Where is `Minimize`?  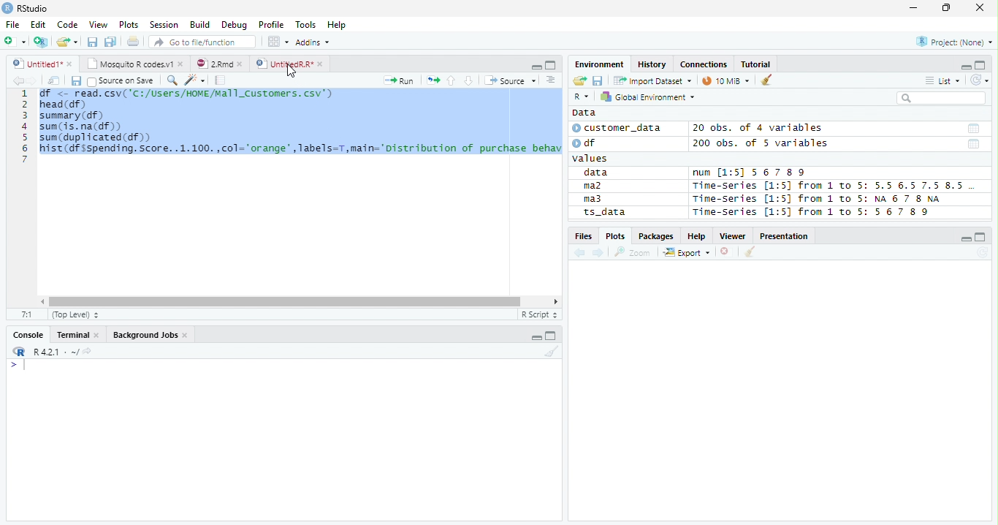
Minimize is located at coordinates (967, 240).